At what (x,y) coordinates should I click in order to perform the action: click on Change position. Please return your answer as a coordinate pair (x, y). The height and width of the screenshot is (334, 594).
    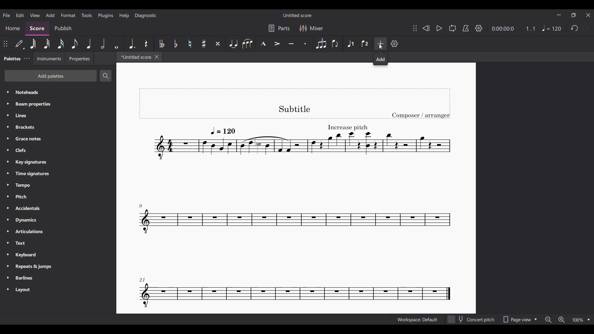
    Looking at the image, I should click on (415, 28).